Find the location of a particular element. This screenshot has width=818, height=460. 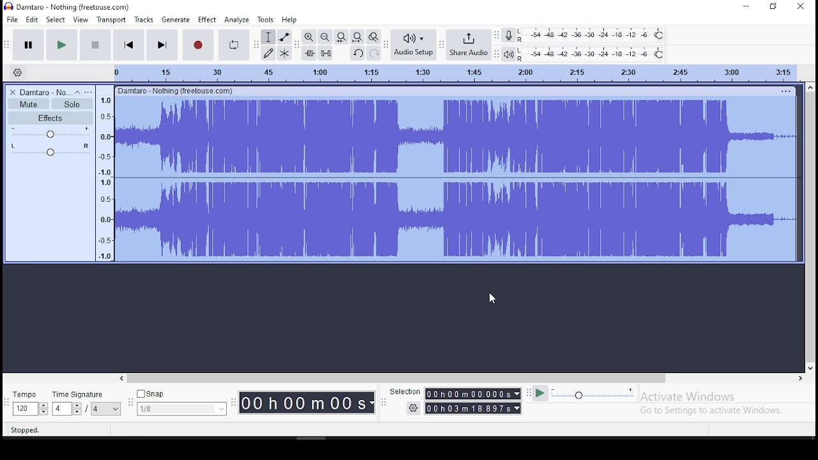

enable looping is located at coordinates (234, 45).